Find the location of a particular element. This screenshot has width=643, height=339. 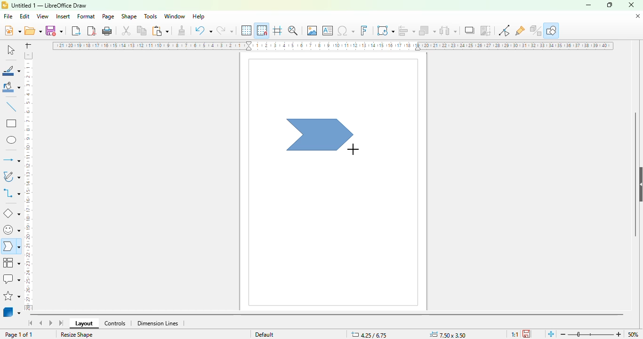

export is located at coordinates (77, 31).